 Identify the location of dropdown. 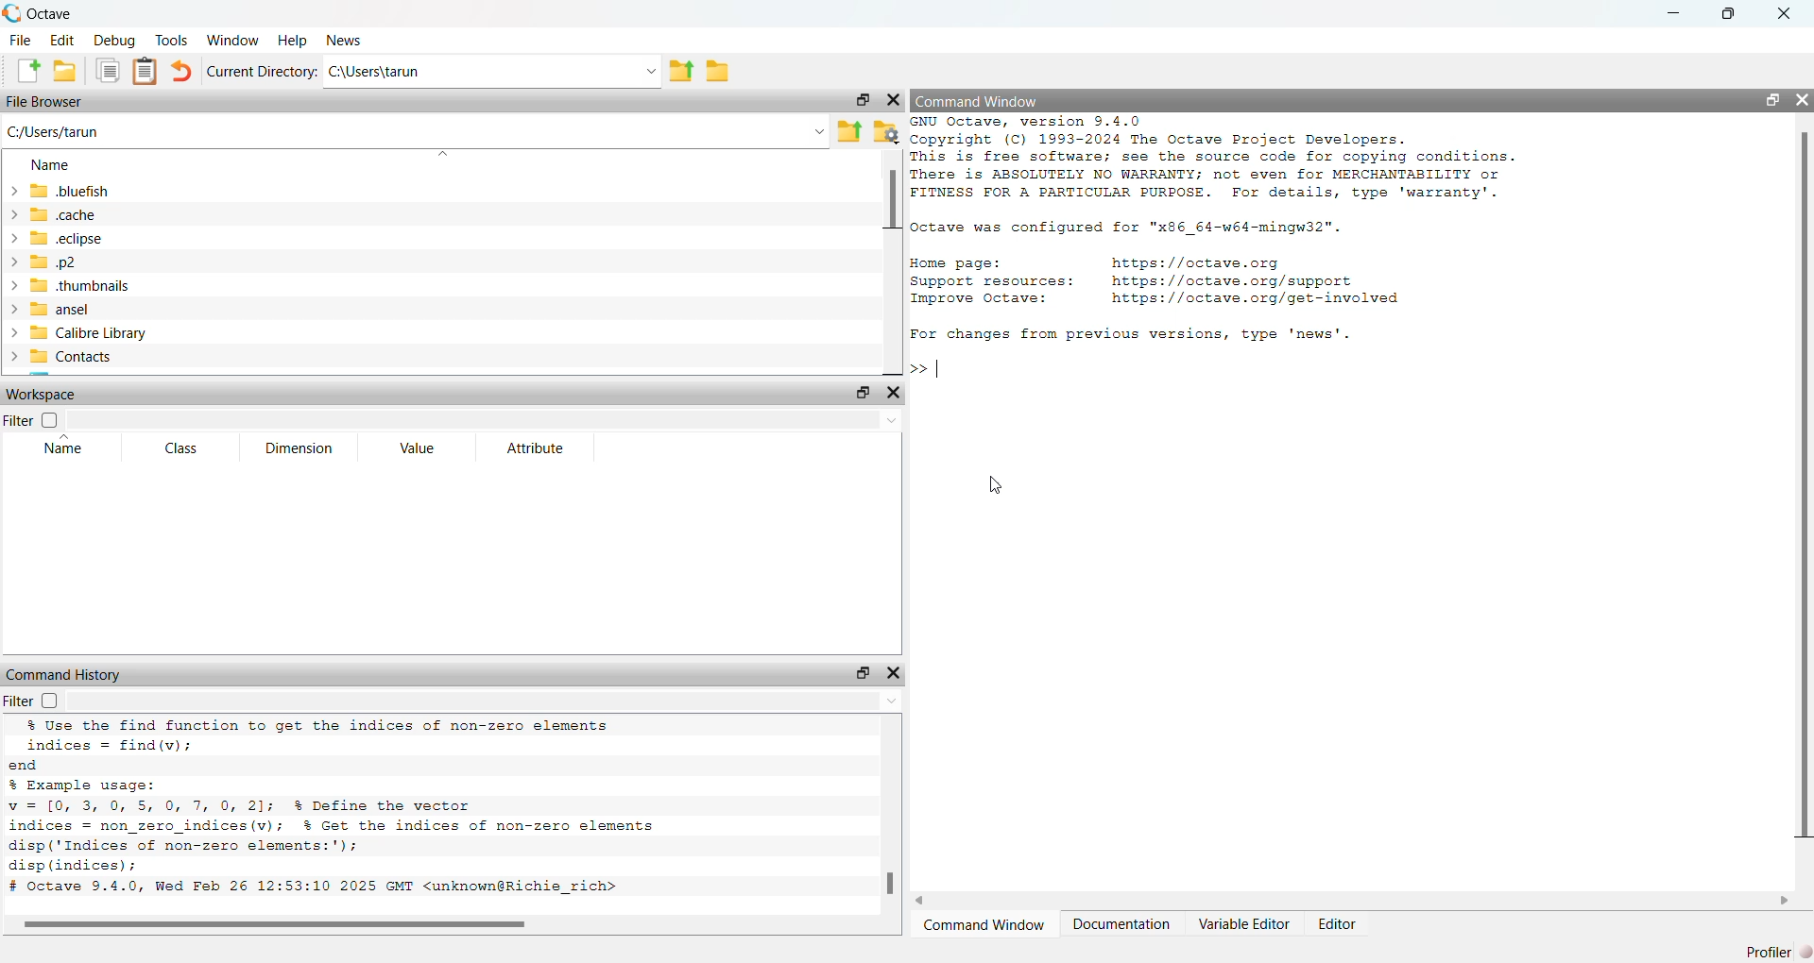
(489, 704).